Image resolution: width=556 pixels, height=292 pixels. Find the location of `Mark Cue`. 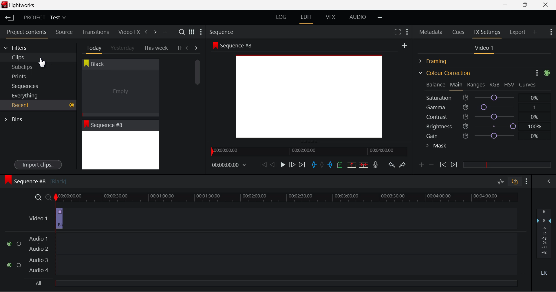

Mark Cue is located at coordinates (339, 165).